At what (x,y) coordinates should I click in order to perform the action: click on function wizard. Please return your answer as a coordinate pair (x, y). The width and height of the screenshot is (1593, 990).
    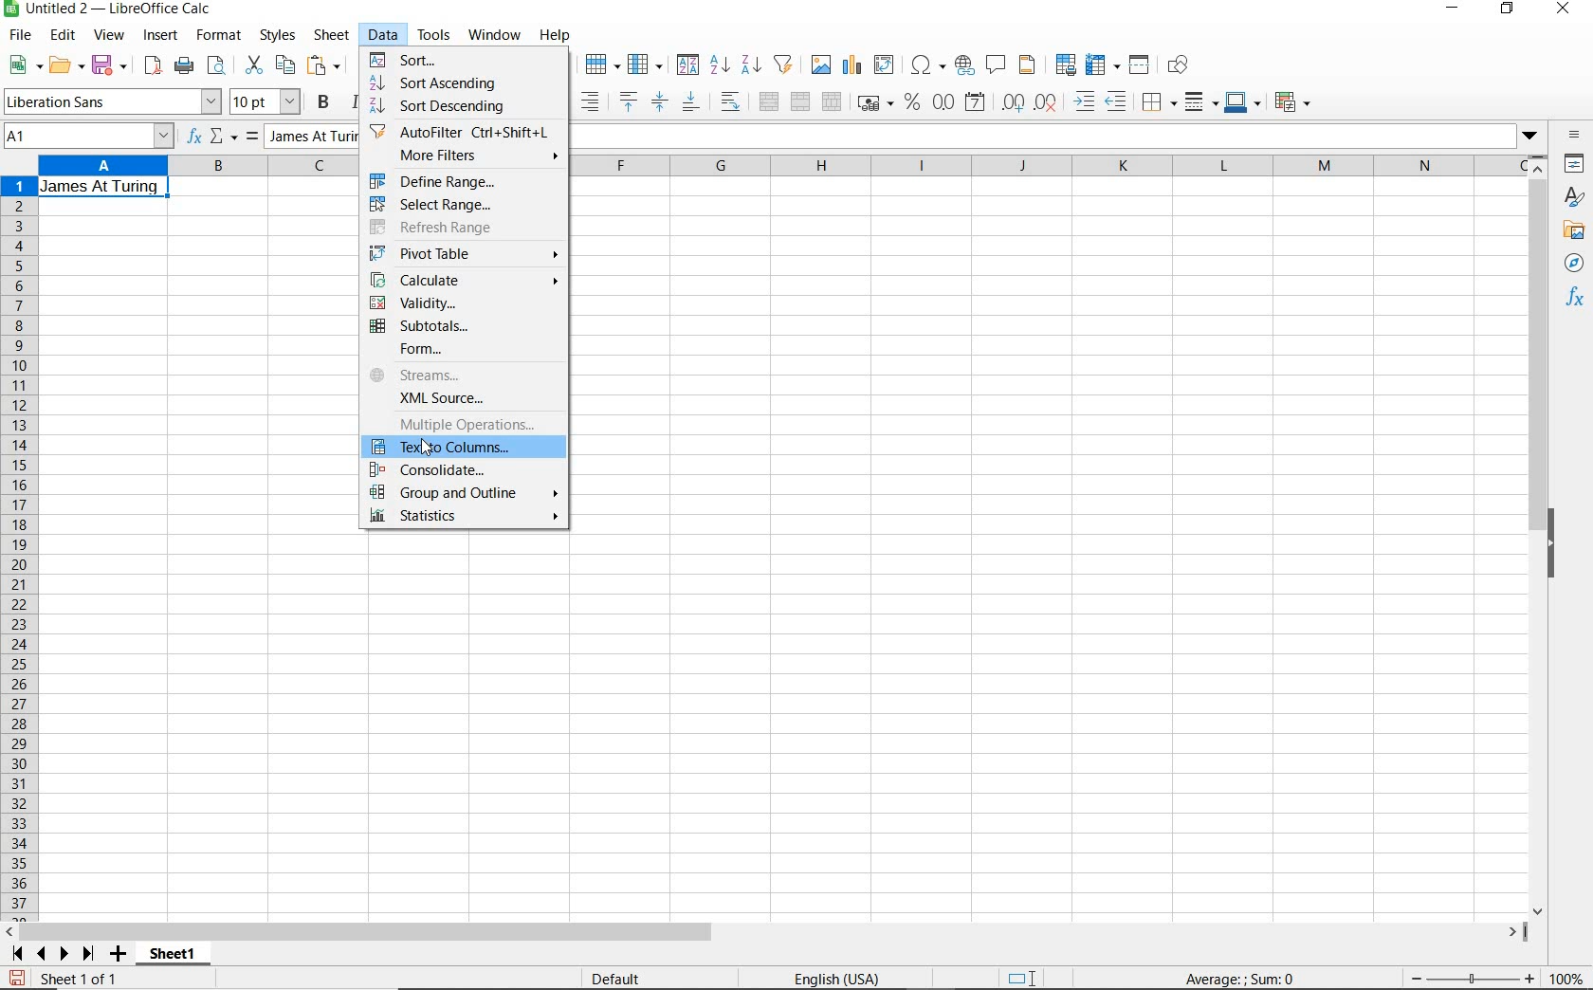
    Looking at the image, I should click on (196, 137).